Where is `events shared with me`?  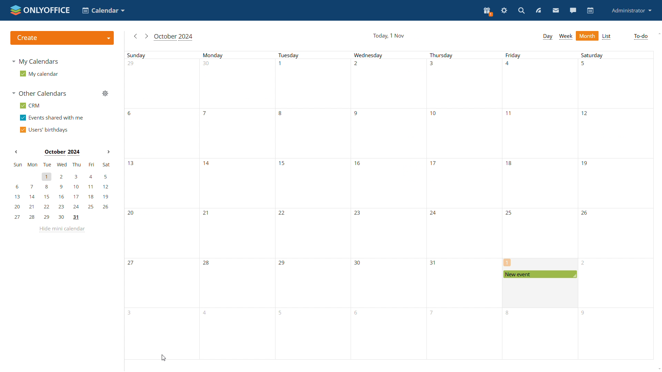 events shared with me is located at coordinates (53, 118).